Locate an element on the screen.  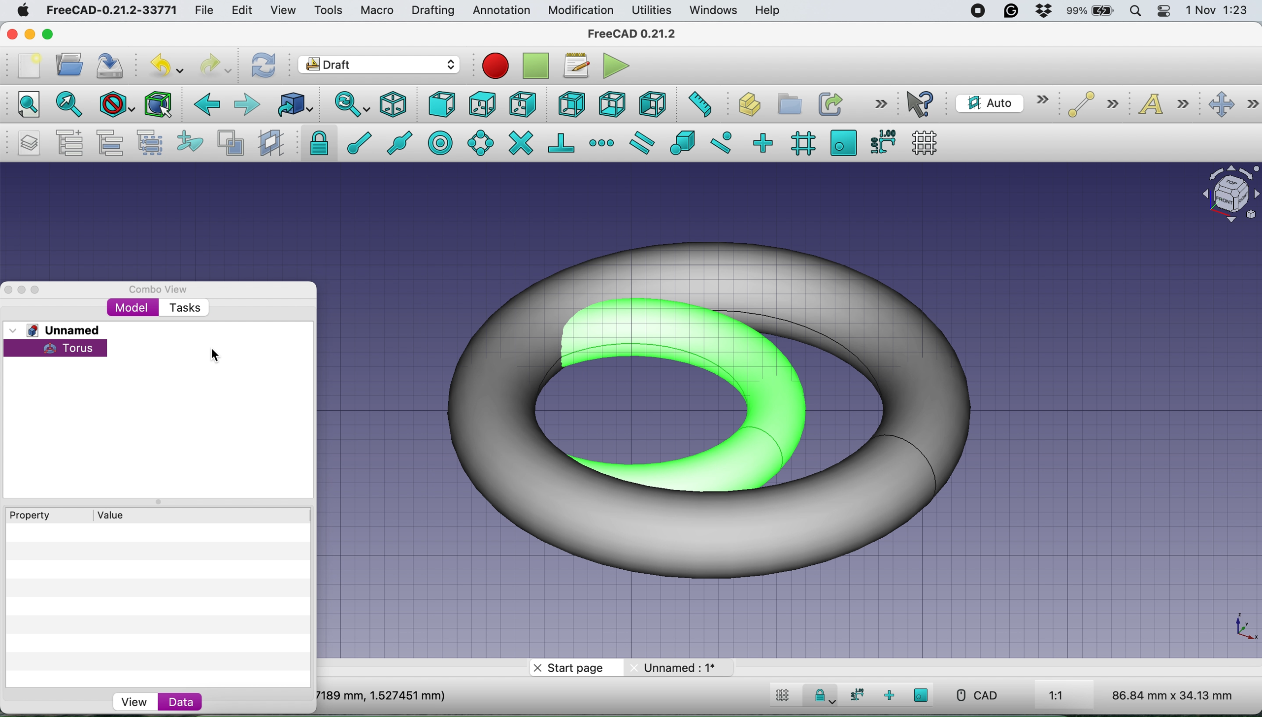
battery is located at coordinates (1091, 12).